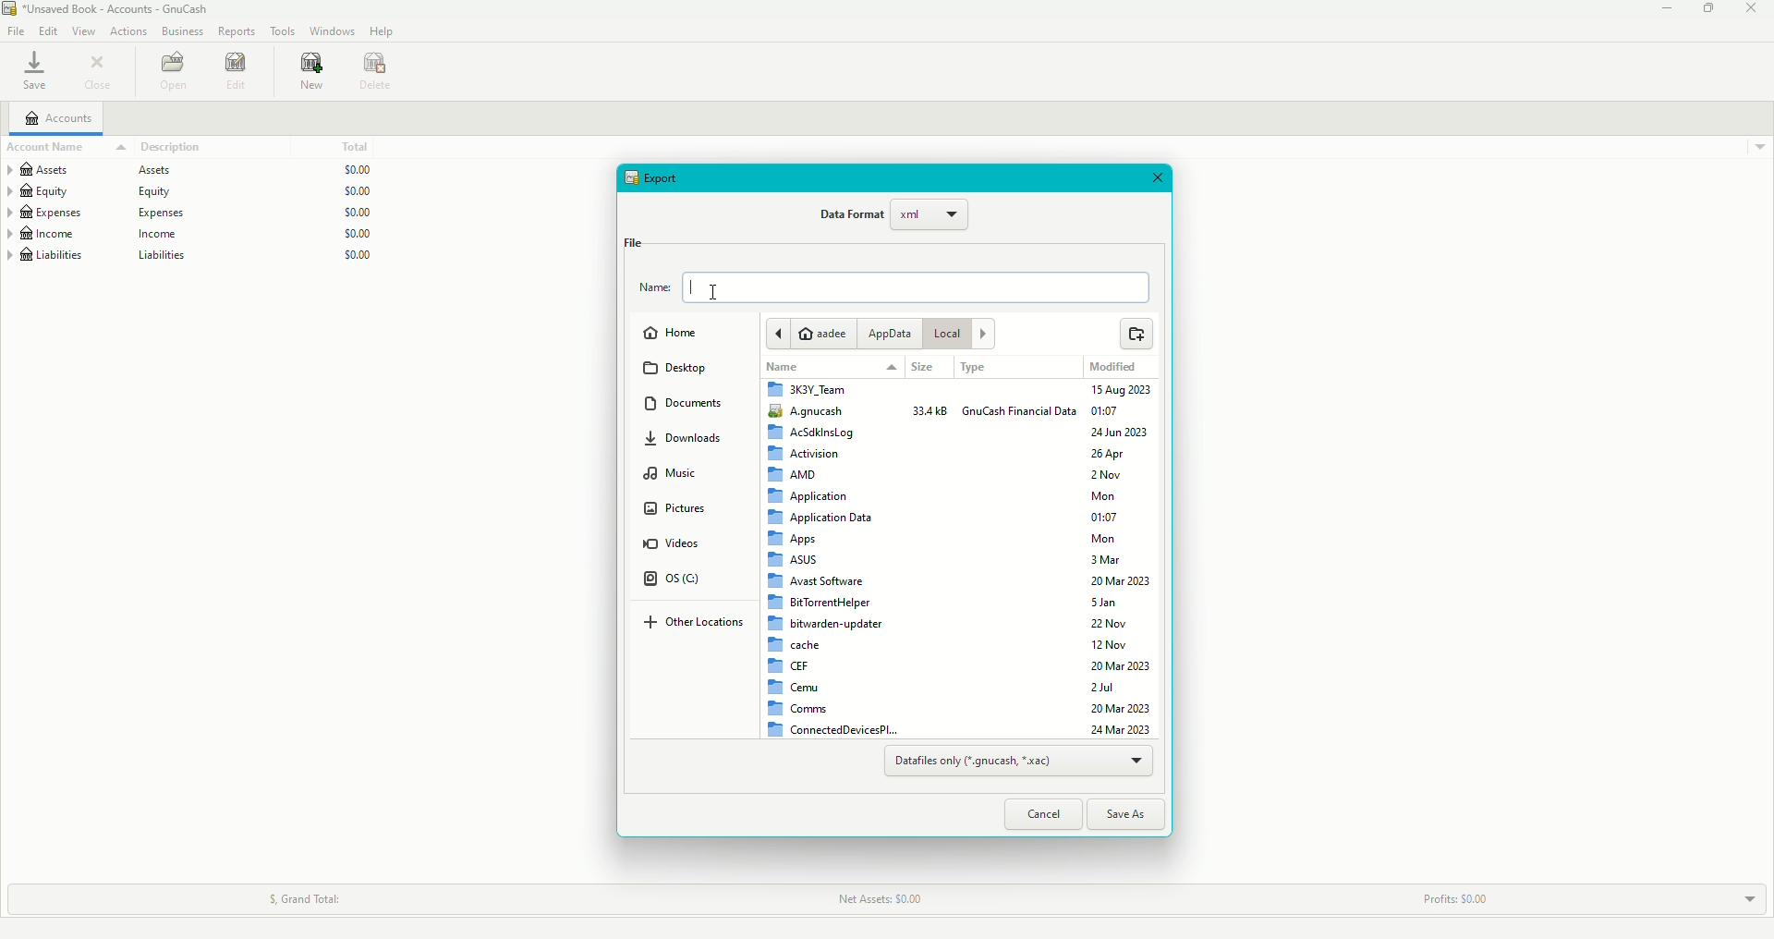 The width and height of the screenshot is (1774, 939). What do you see at coordinates (675, 335) in the screenshot?
I see `Home` at bounding box center [675, 335].